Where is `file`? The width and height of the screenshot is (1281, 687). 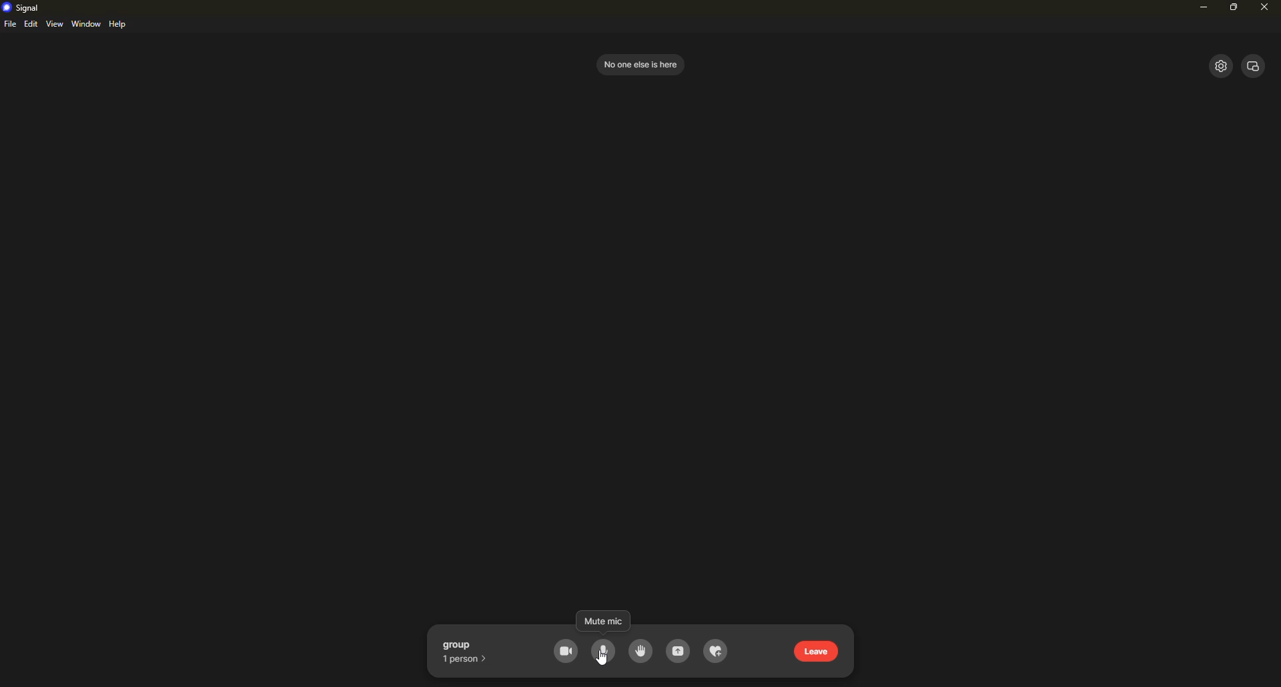
file is located at coordinates (10, 25).